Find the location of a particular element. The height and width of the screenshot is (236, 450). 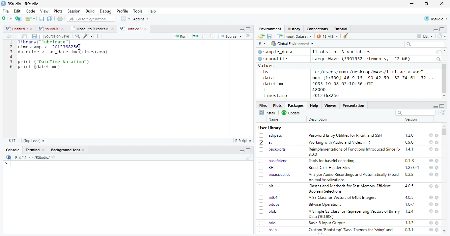

Tutorial is located at coordinates (341, 29).